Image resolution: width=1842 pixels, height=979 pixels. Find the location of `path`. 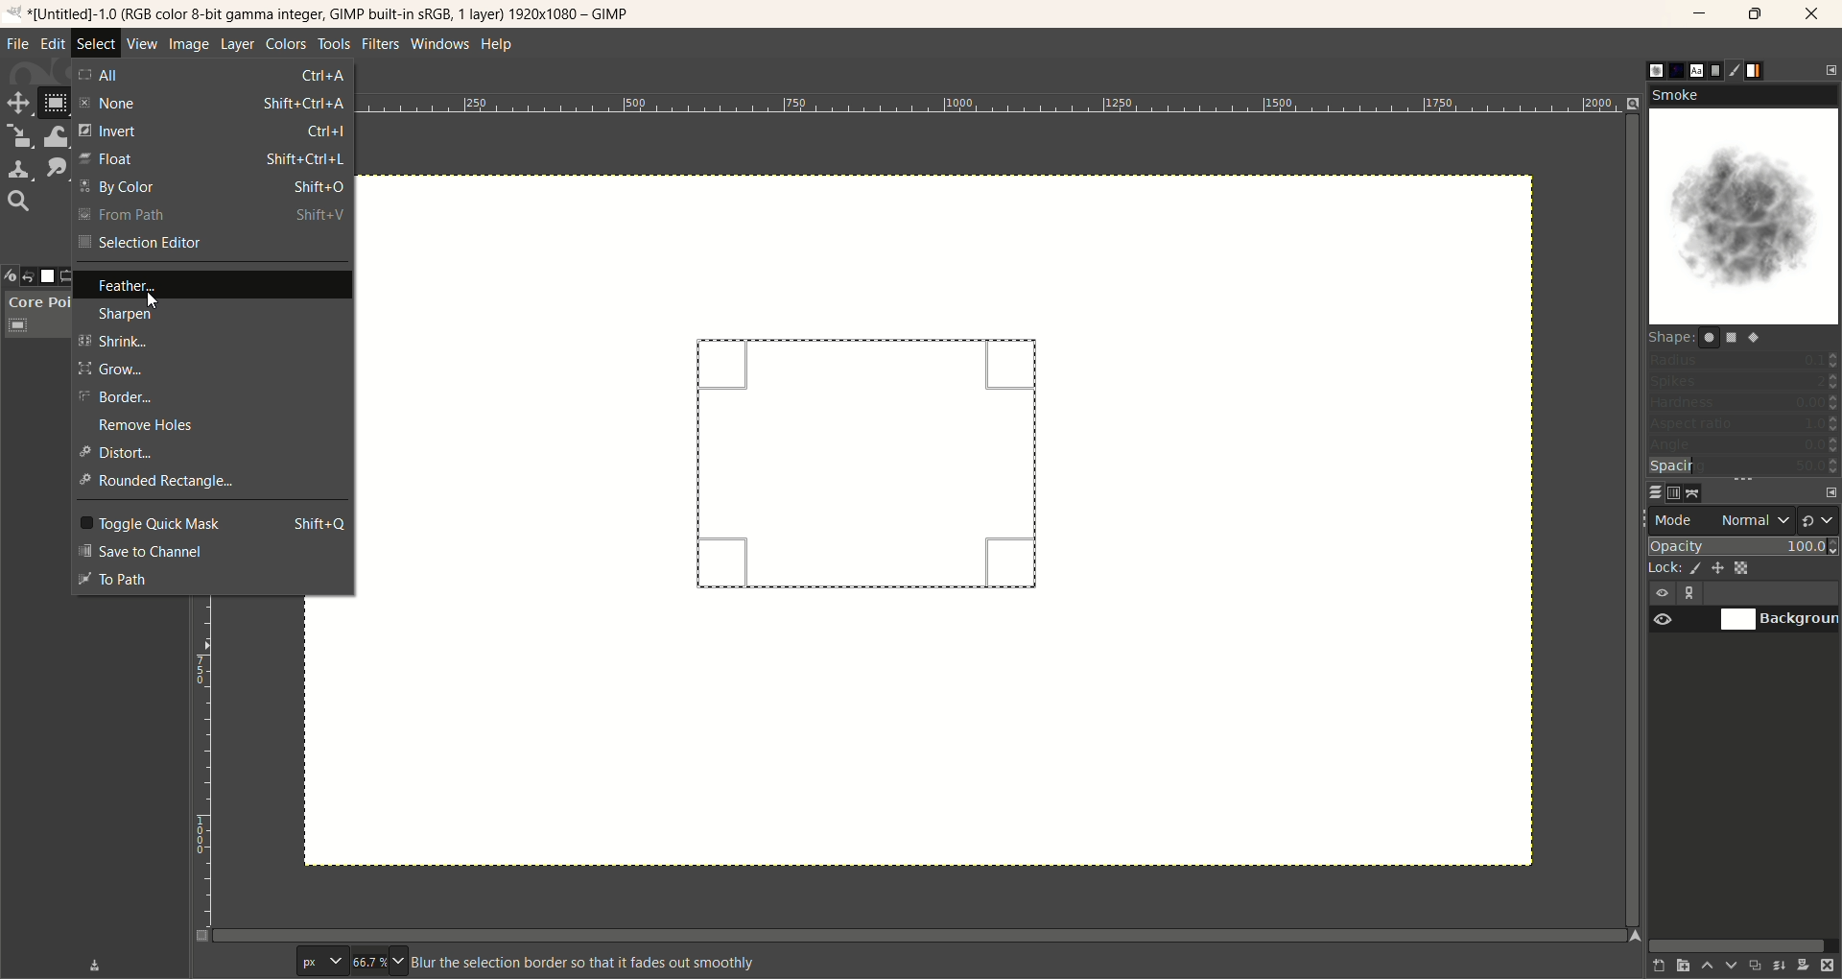

path is located at coordinates (1693, 492).